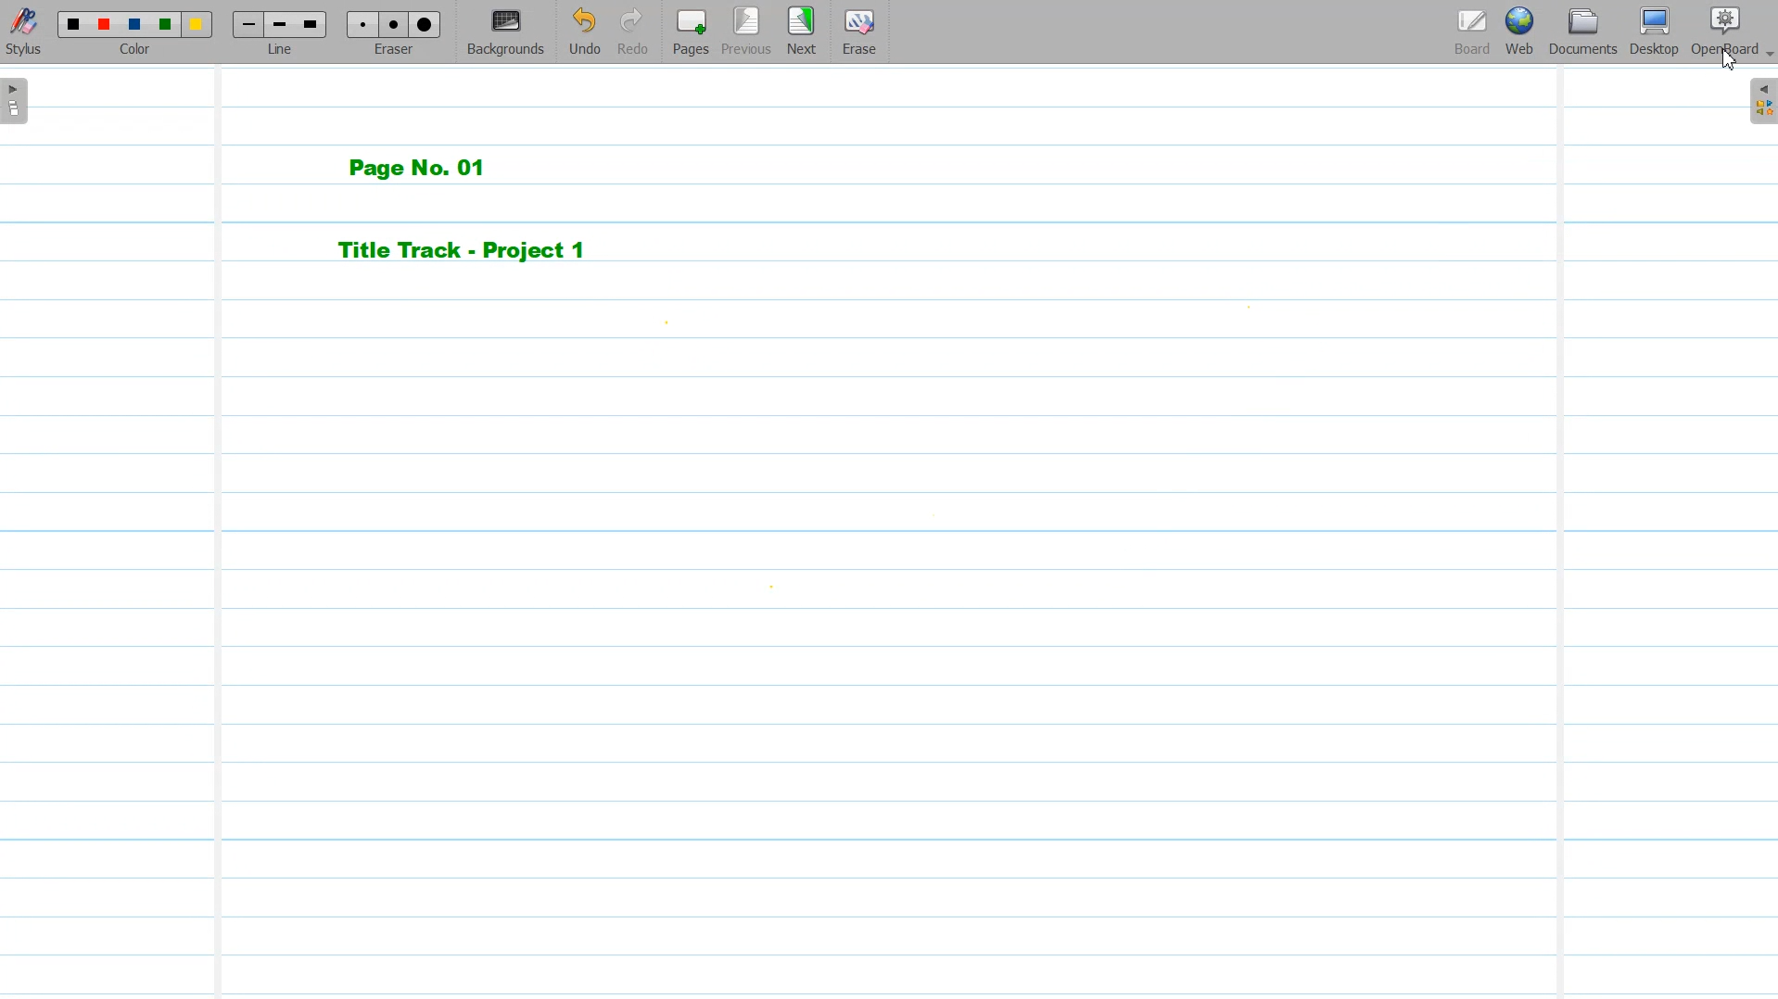 The image size is (1778, 999). Describe the element at coordinates (858, 31) in the screenshot. I see `Erase` at that location.